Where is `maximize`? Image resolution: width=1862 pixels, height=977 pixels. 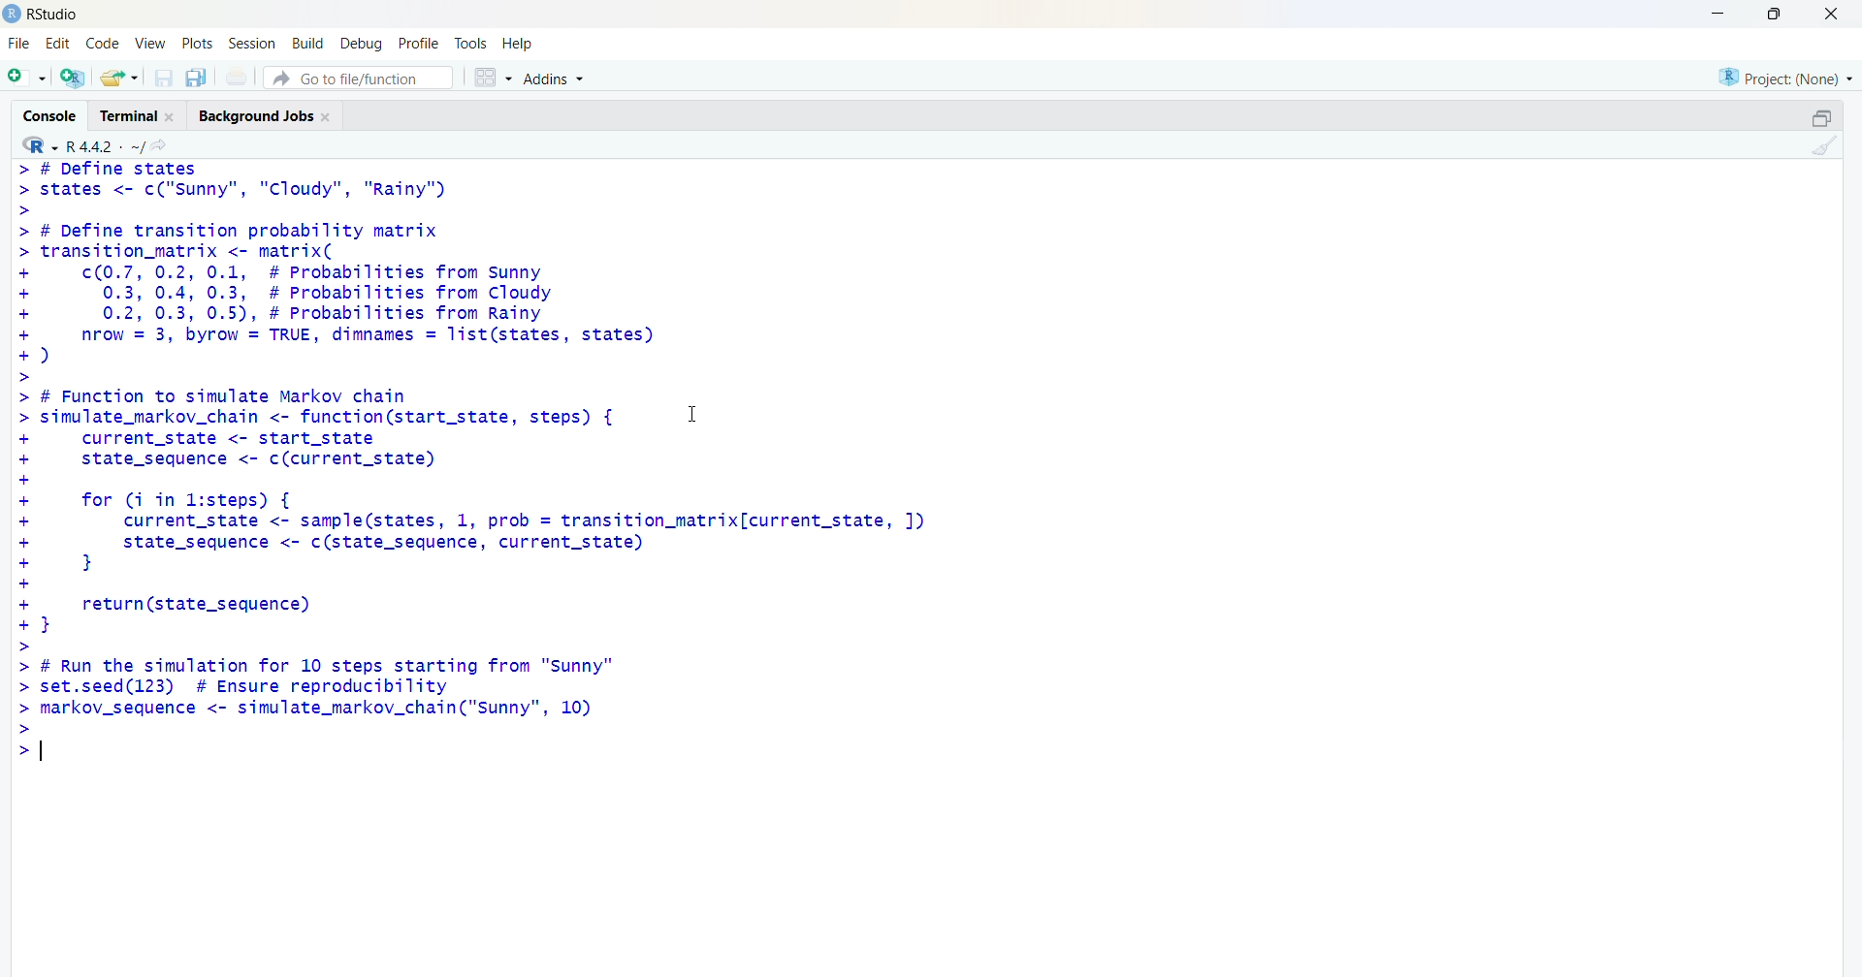
maximize is located at coordinates (1771, 14).